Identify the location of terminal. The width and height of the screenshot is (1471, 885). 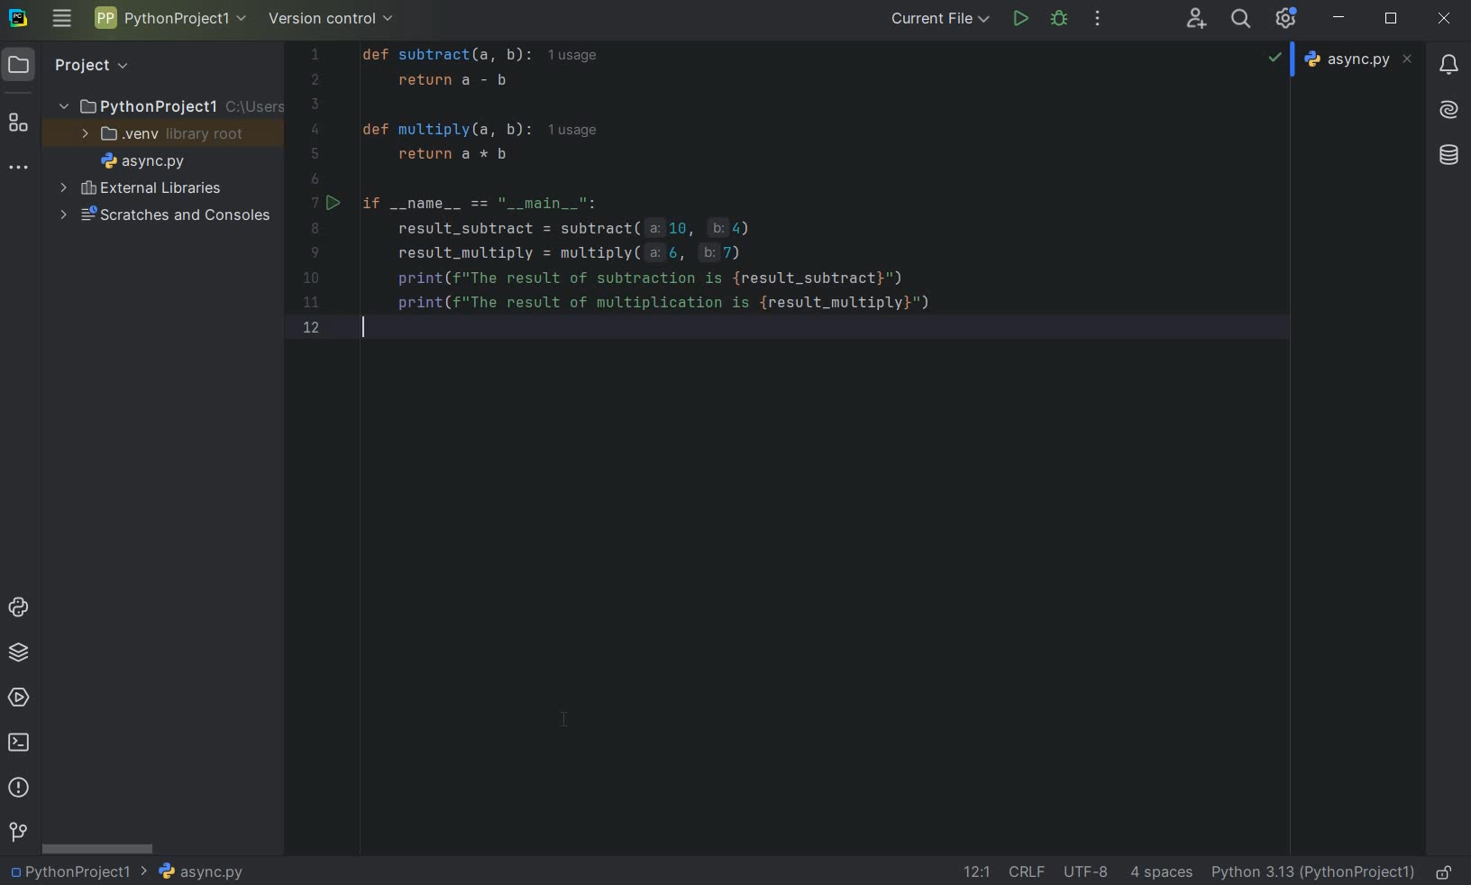
(20, 741).